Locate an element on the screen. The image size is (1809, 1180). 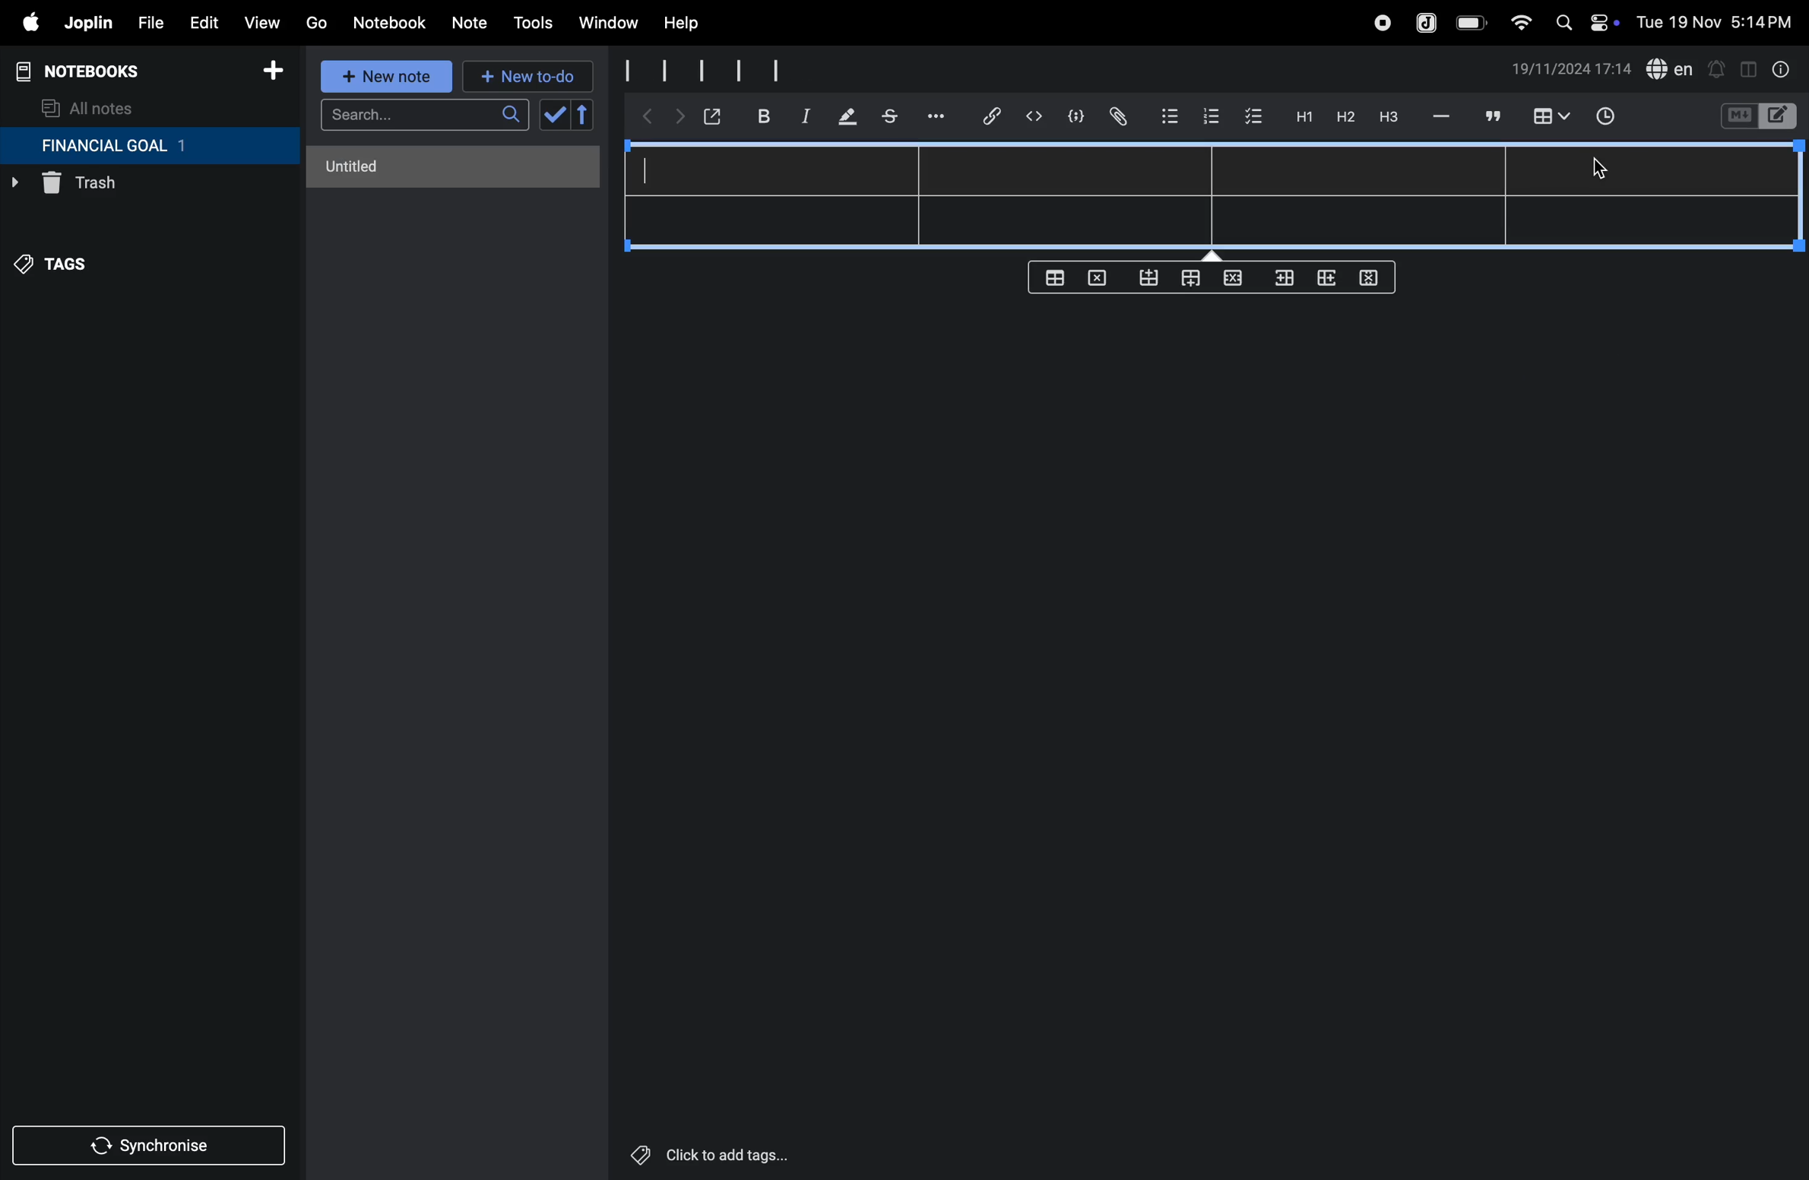
tags is located at coordinates (62, 271).